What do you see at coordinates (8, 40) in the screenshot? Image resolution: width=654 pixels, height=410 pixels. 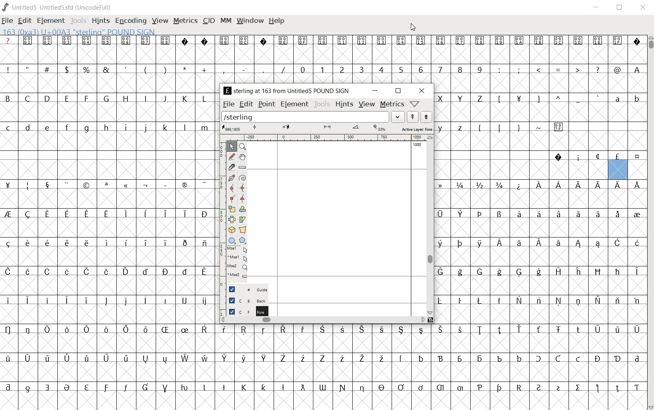 I see `?` at bounding box center [8, 40].